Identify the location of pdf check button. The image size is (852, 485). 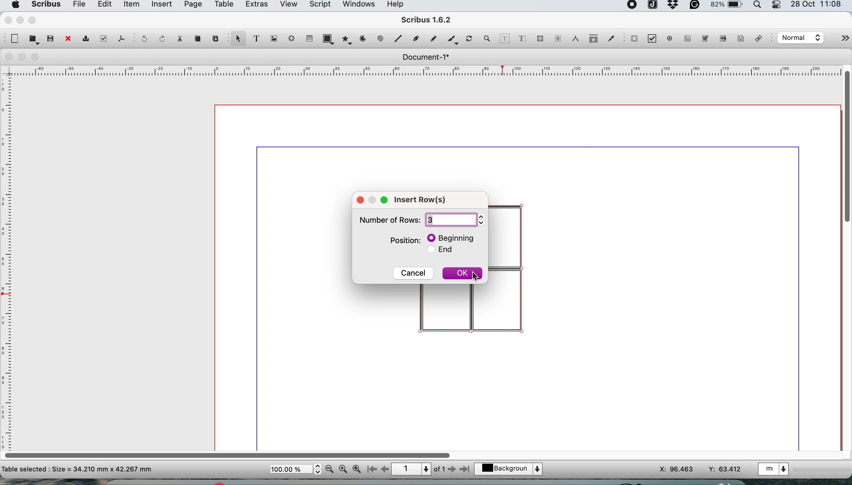
(654, 39).